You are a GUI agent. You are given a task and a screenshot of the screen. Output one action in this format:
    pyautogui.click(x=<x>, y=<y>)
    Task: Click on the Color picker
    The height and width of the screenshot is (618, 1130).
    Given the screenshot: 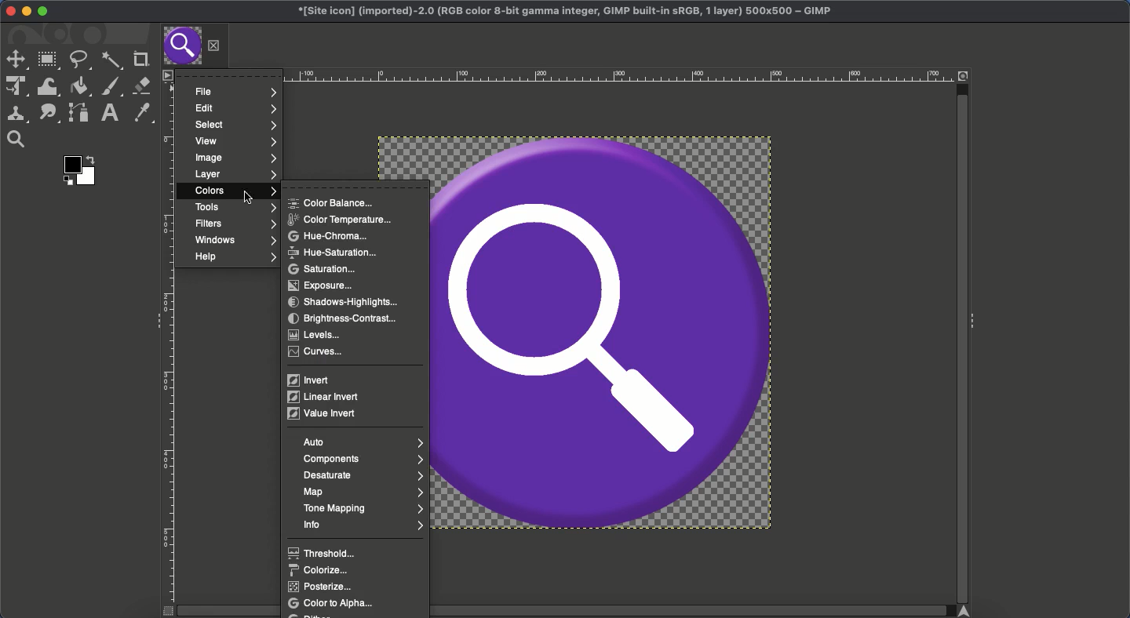 What is the action you would take?
    pyautogui.click(x=141, y=113)
    